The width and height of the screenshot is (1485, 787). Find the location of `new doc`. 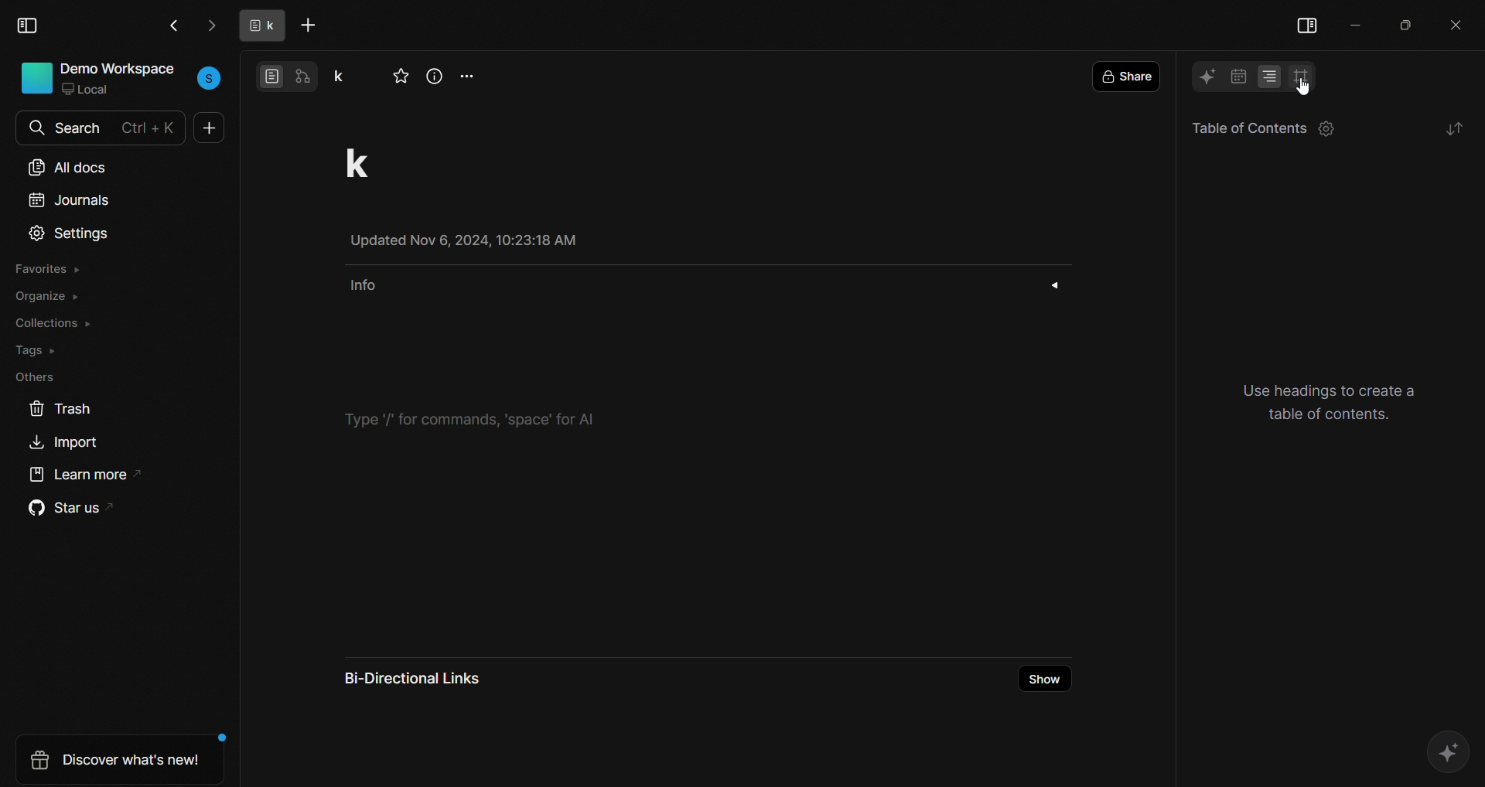

new doc is located at coordinates (210, 131).